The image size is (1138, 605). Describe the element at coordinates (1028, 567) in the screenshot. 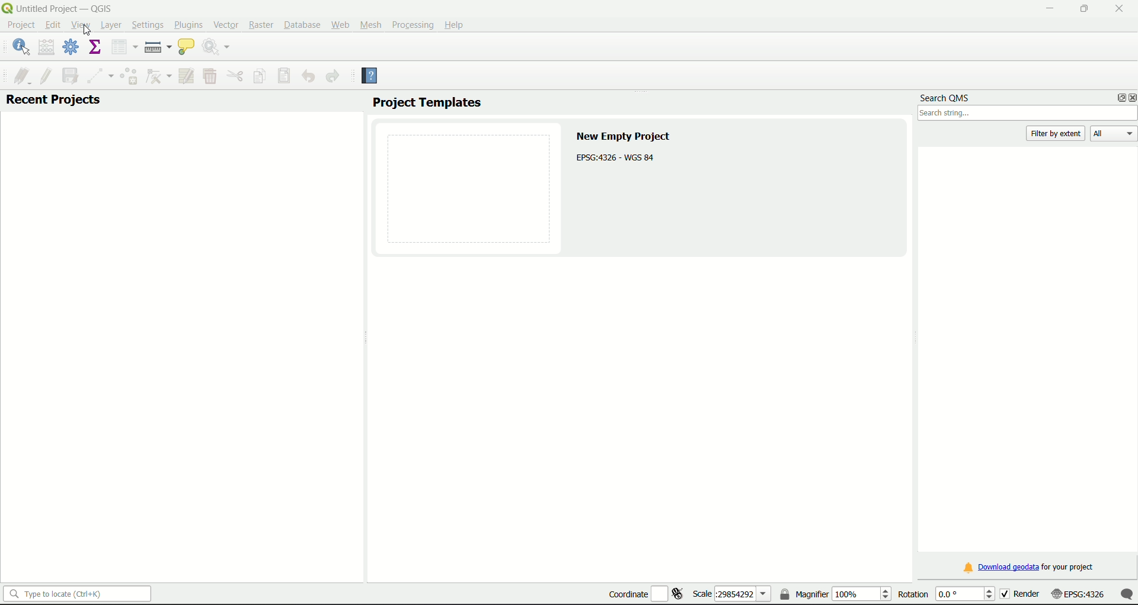

I see `download link` at that location.